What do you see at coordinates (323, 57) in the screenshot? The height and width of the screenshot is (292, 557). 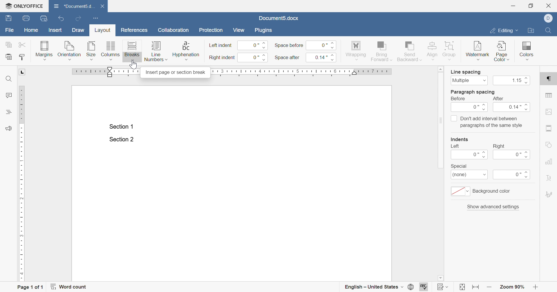 I see `0.14` at bounding box center [323, 57].